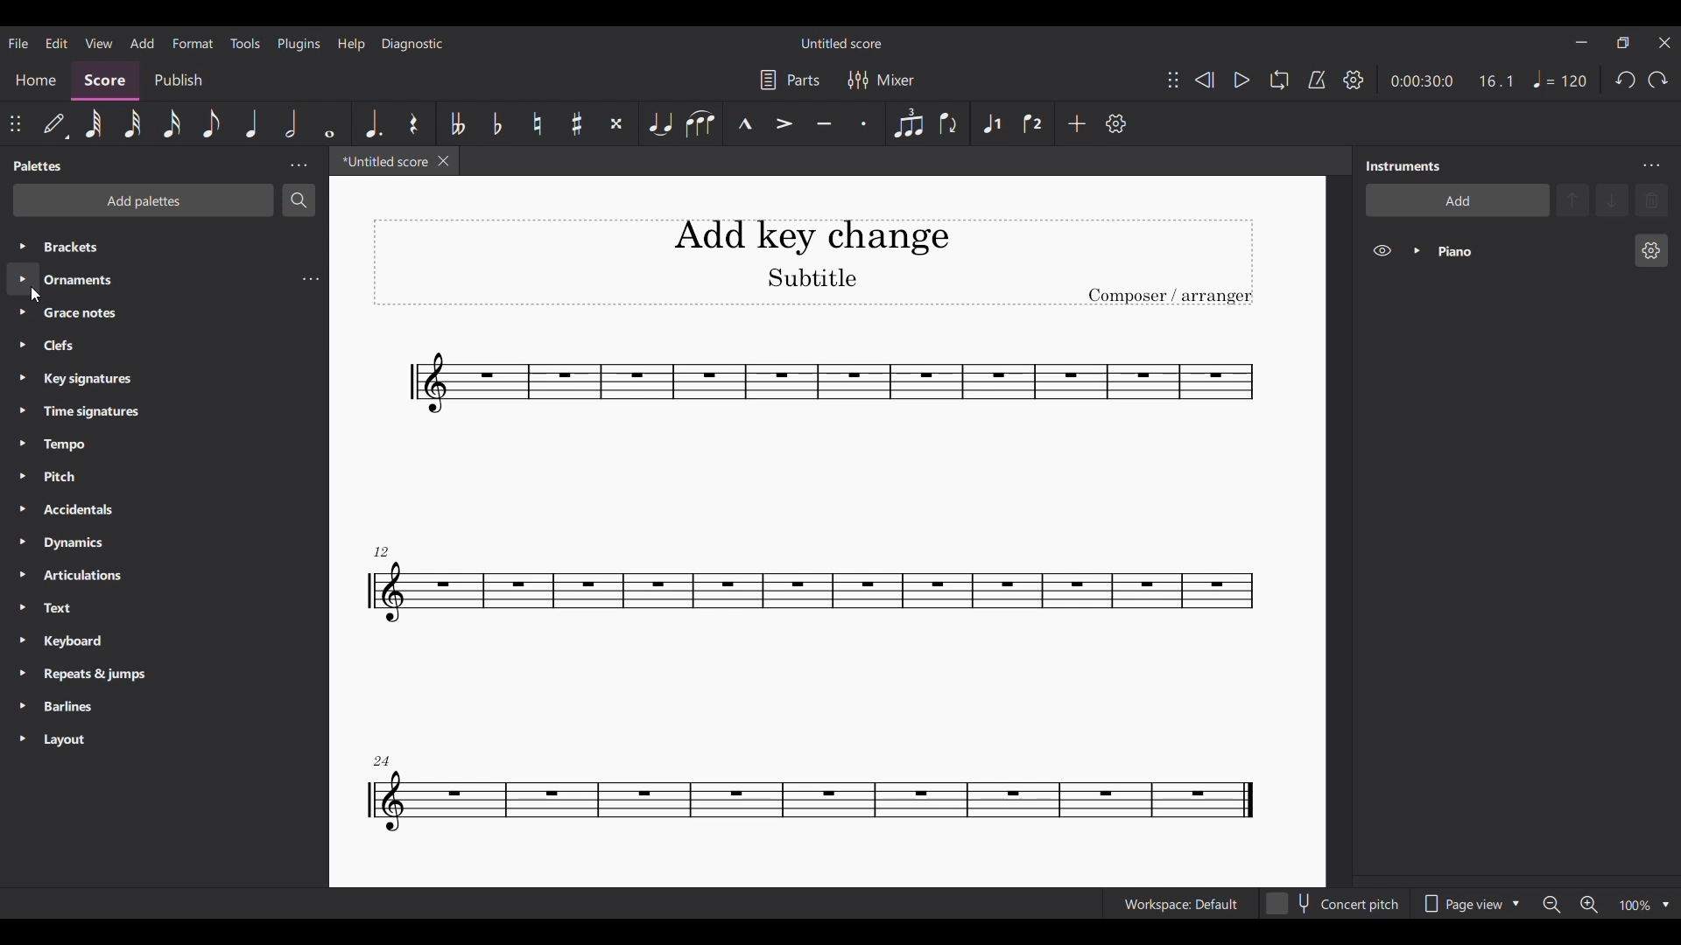 This screenshot has width=1681, height=945. Describe the element at coordinates (991, 122) in the screenshot. I see `Voice 1` at that location.